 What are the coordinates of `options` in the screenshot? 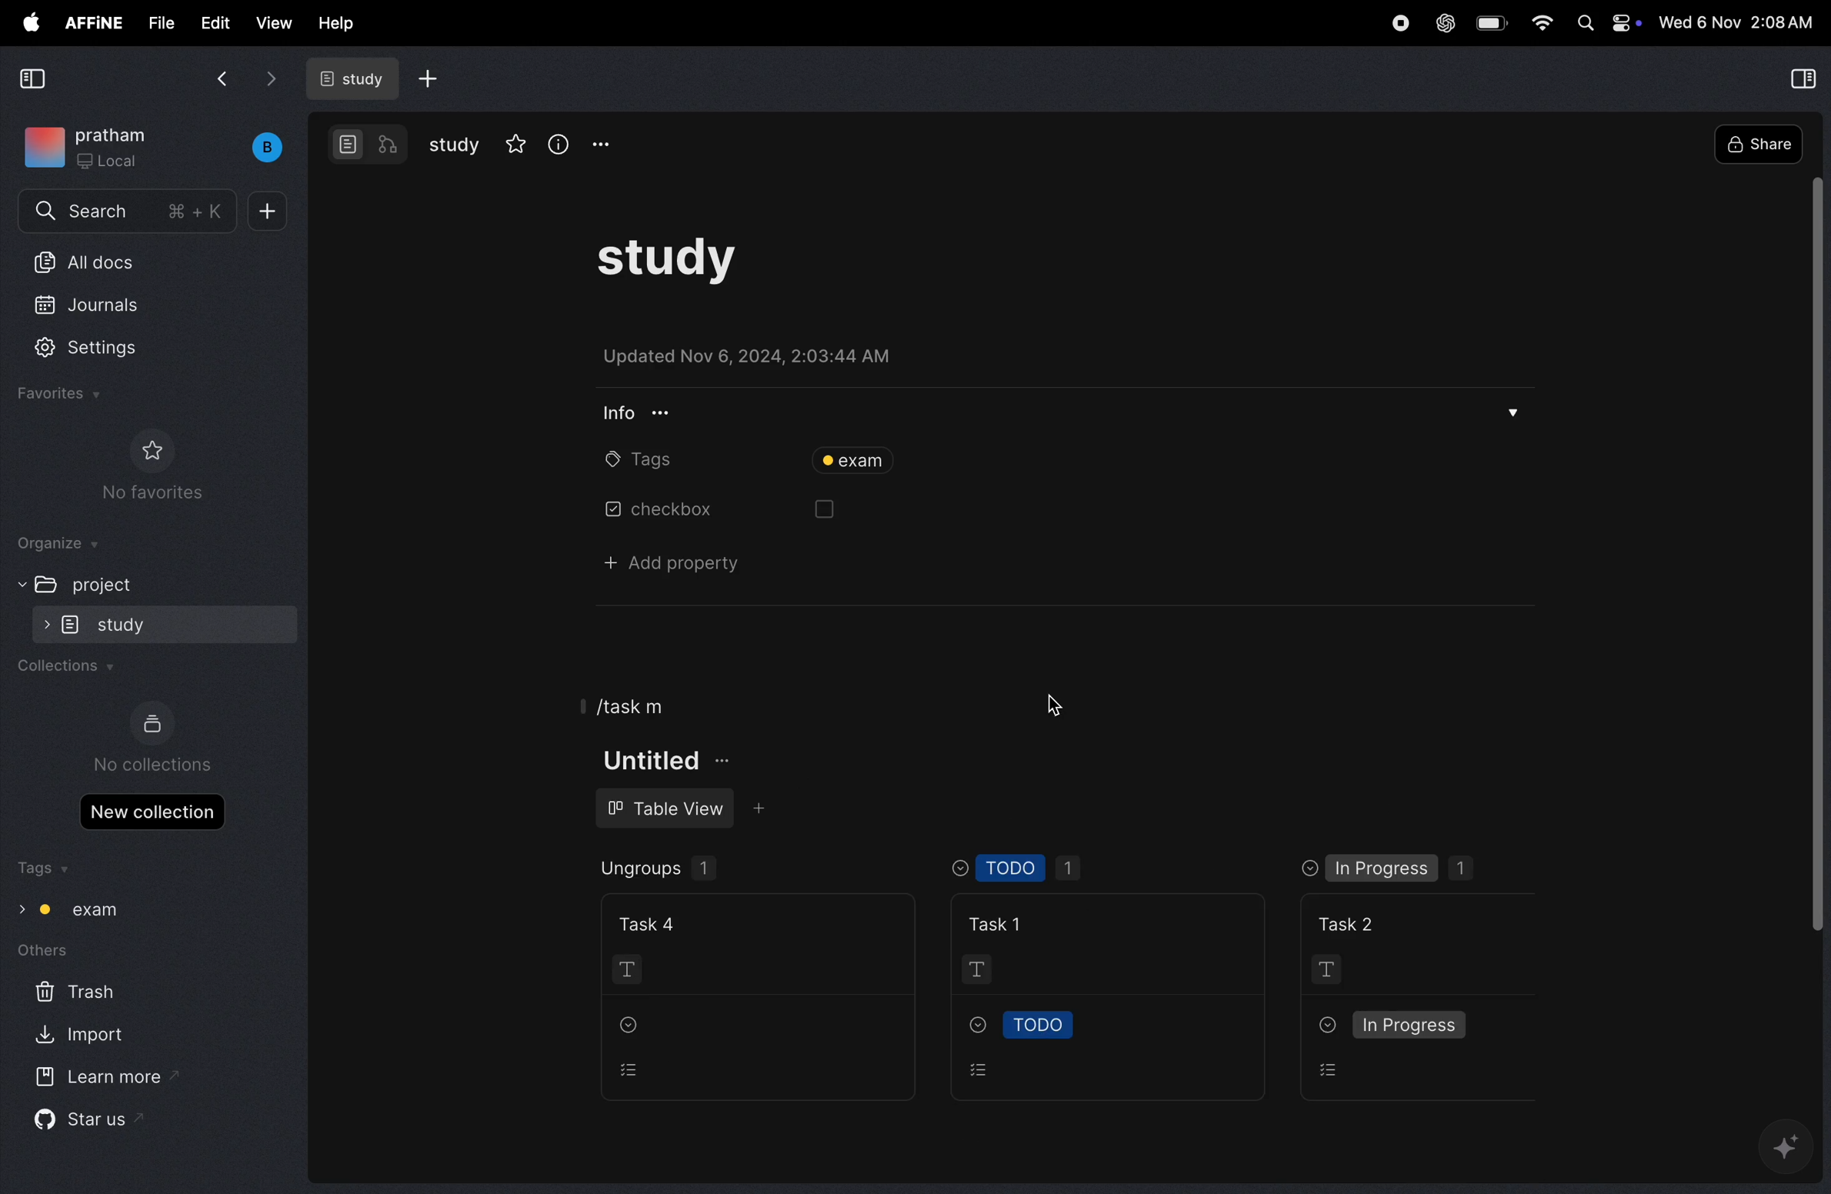 It's located at (982, 1073).